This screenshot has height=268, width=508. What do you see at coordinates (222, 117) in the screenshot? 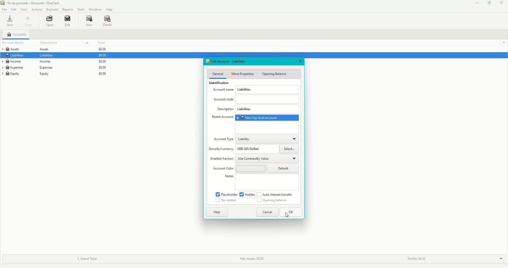
I see `Parent Account` at bounding box center [222, 117].